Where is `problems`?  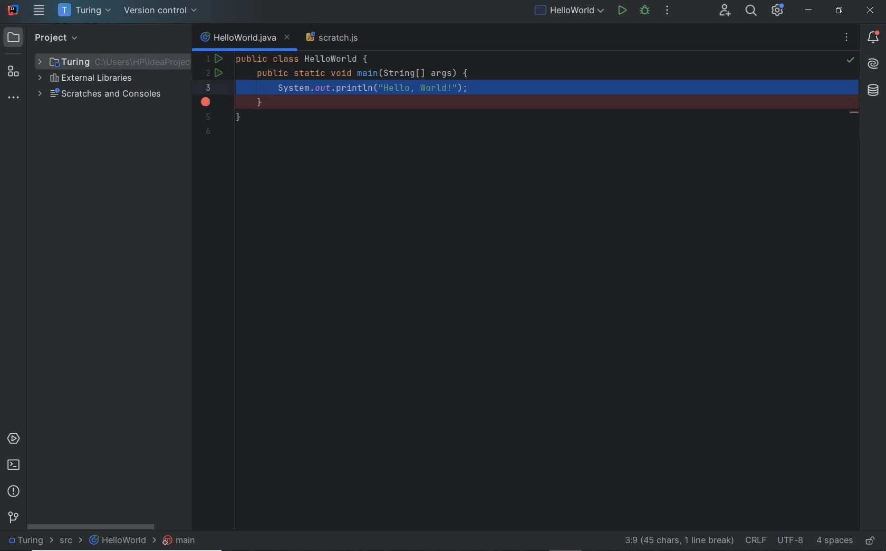
problems is located at coordinates (15, 492).